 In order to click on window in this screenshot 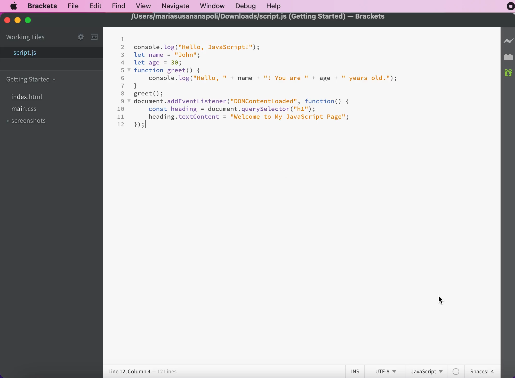, I will do `click(212, 6)`.